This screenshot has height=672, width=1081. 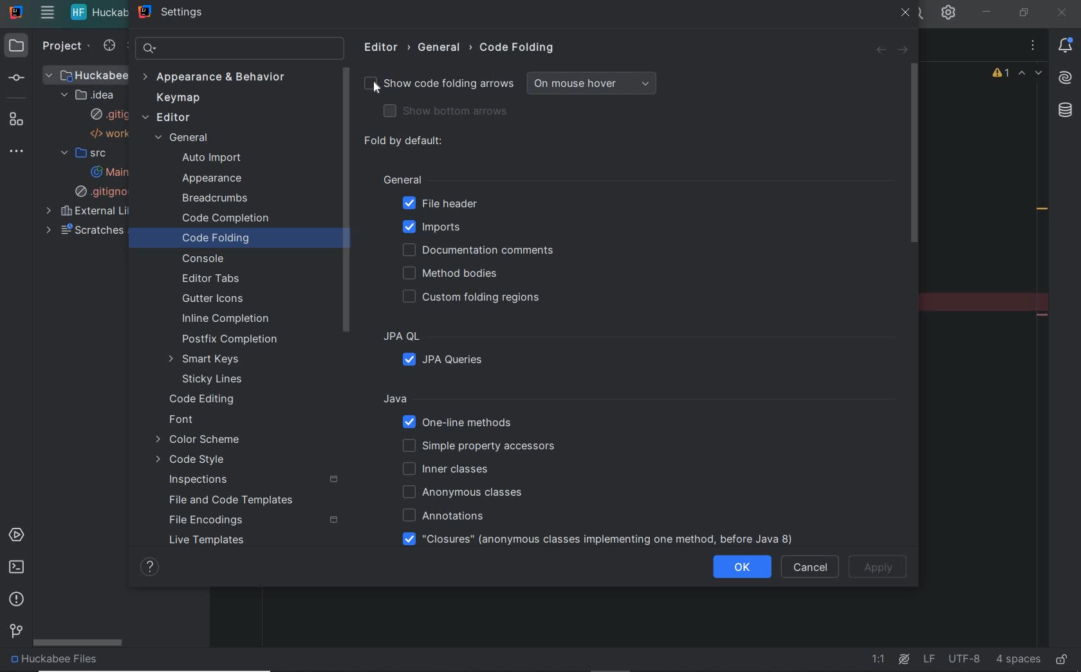 I want to click on code style, so click(x=192, y=460).